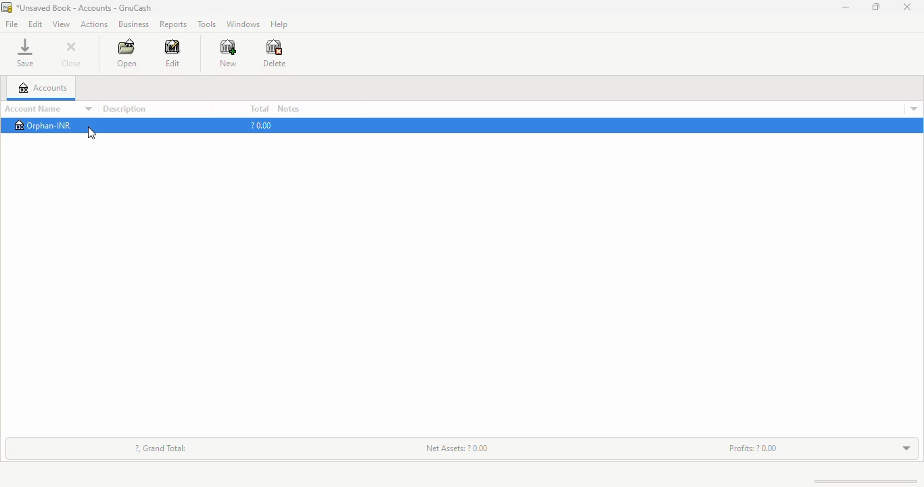  I want to click on delete, so click(275, 53).